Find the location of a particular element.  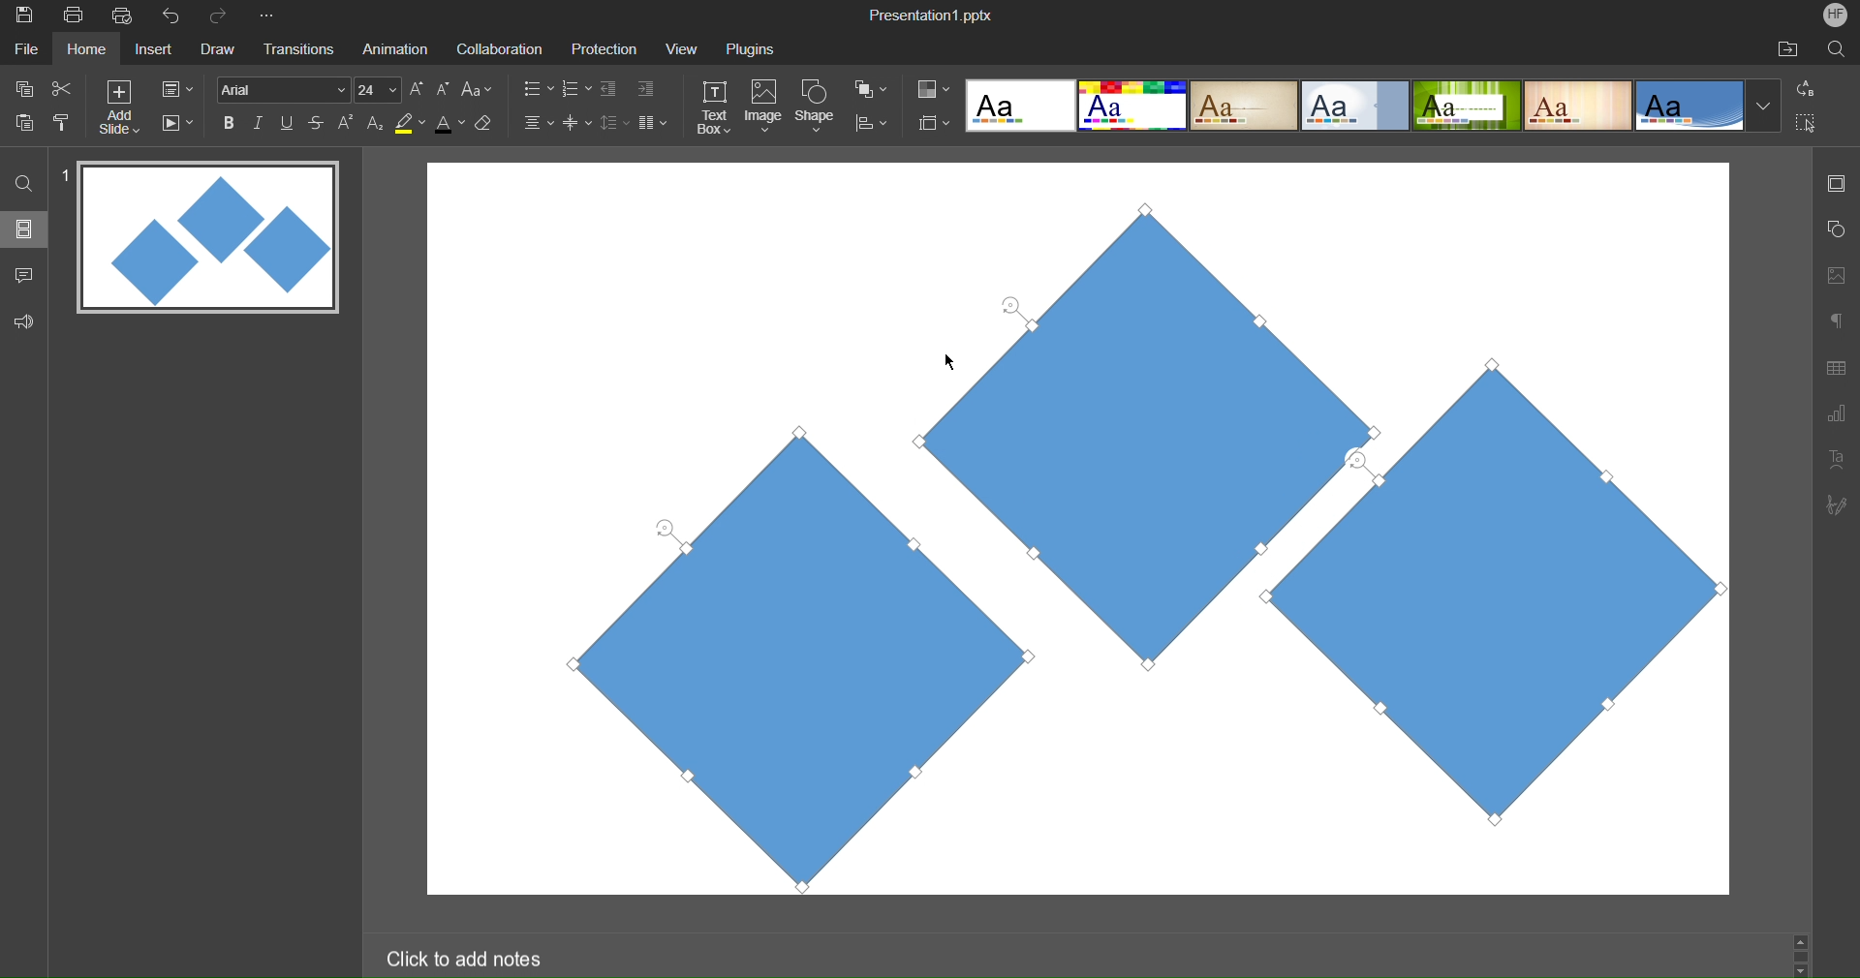

Shape Settings is located at coordinates (1836, 230).